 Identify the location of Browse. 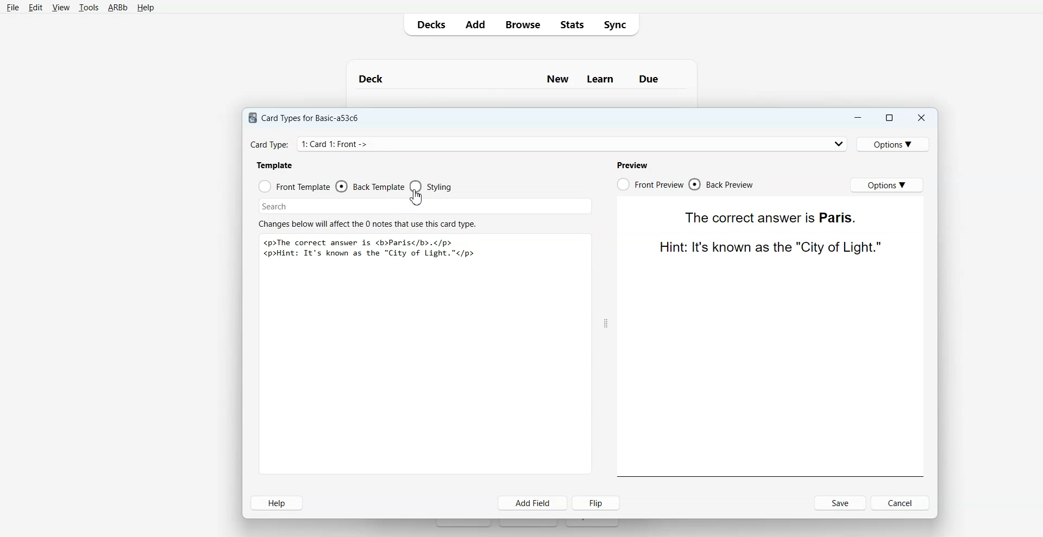
(522, 24).